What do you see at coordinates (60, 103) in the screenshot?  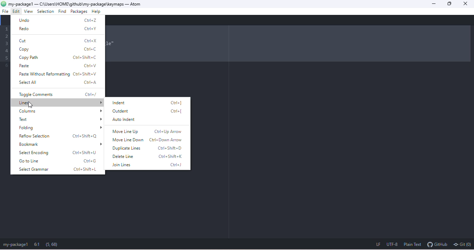 I see `lines` at bounding box center [60, 103].